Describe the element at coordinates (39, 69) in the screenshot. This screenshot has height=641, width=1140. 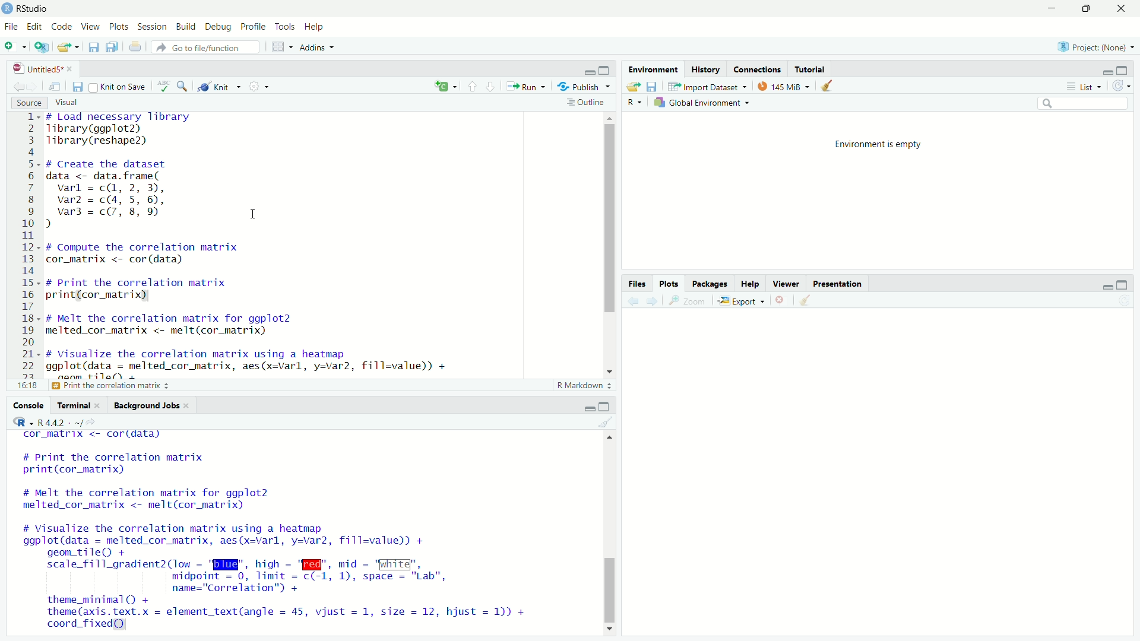
I see `file name: untitled5` at that location.